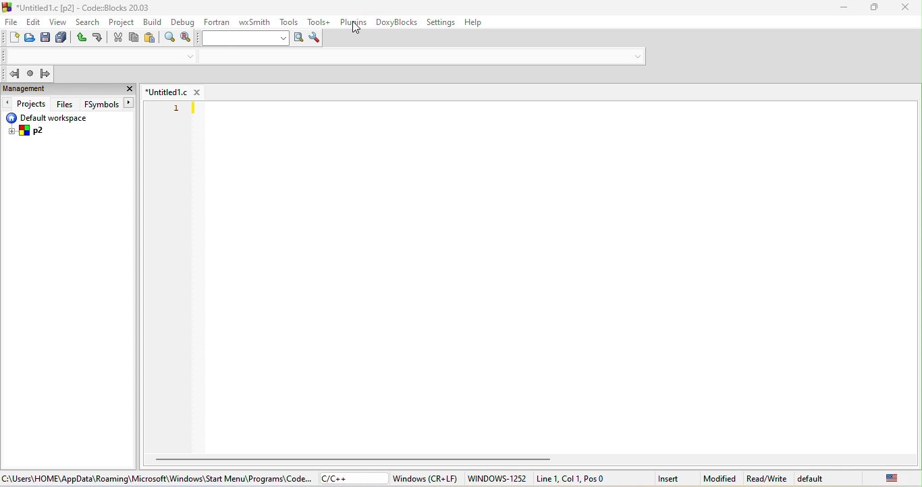  Describe the element at coordinates (319, 23) in the screenshot. I see `tools++` at that location.